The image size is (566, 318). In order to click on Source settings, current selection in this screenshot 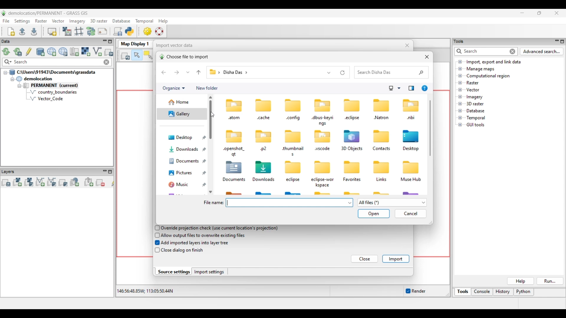, I will do `click(173, 271)`.